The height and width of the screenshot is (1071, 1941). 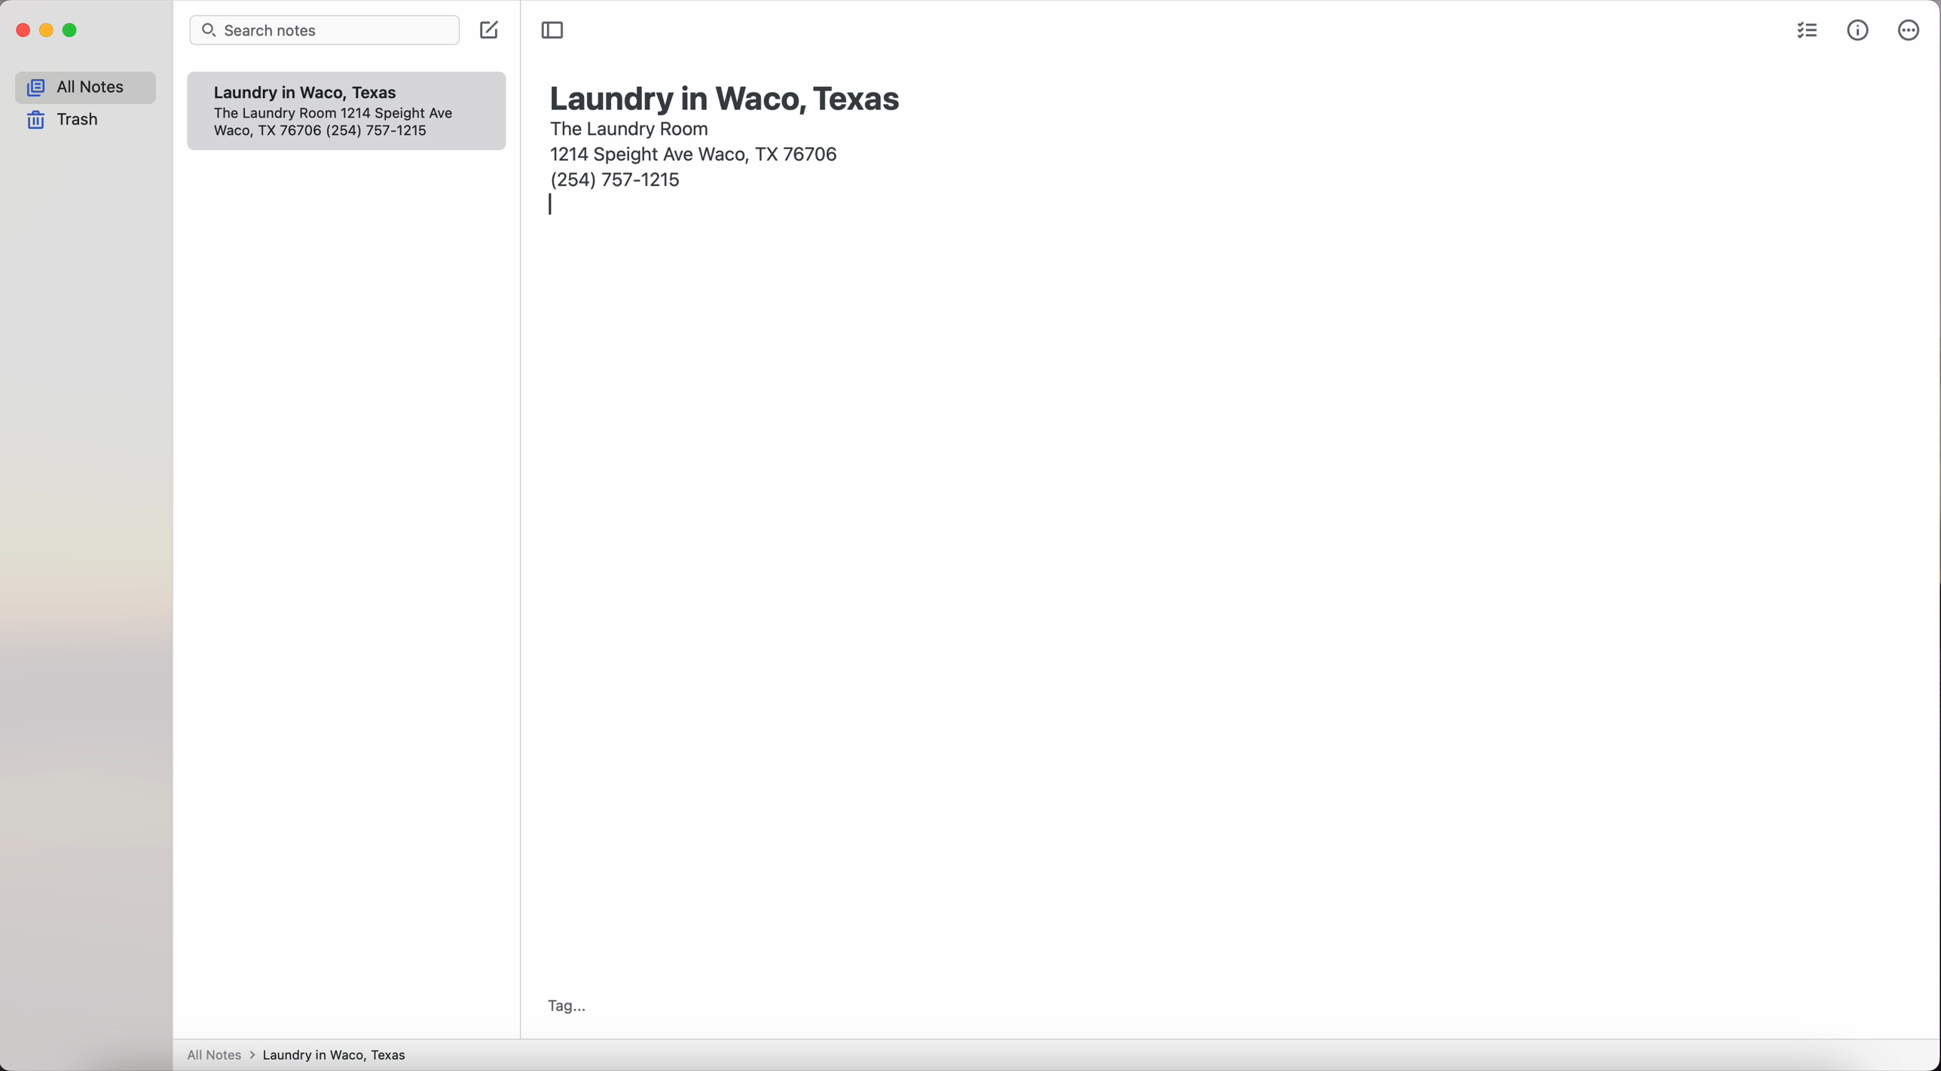 I want to click on search bar, so click(x=328, y=32).